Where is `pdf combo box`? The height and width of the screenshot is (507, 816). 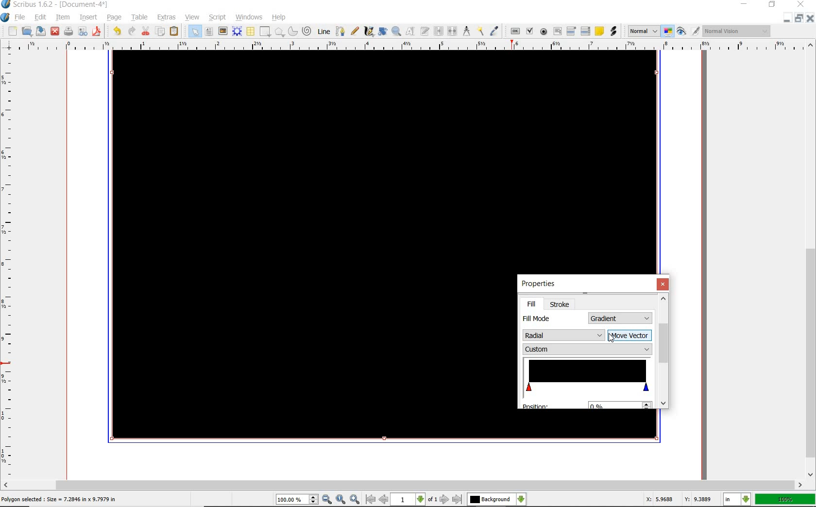
pdf combo box is located at coordinates (571, 31).